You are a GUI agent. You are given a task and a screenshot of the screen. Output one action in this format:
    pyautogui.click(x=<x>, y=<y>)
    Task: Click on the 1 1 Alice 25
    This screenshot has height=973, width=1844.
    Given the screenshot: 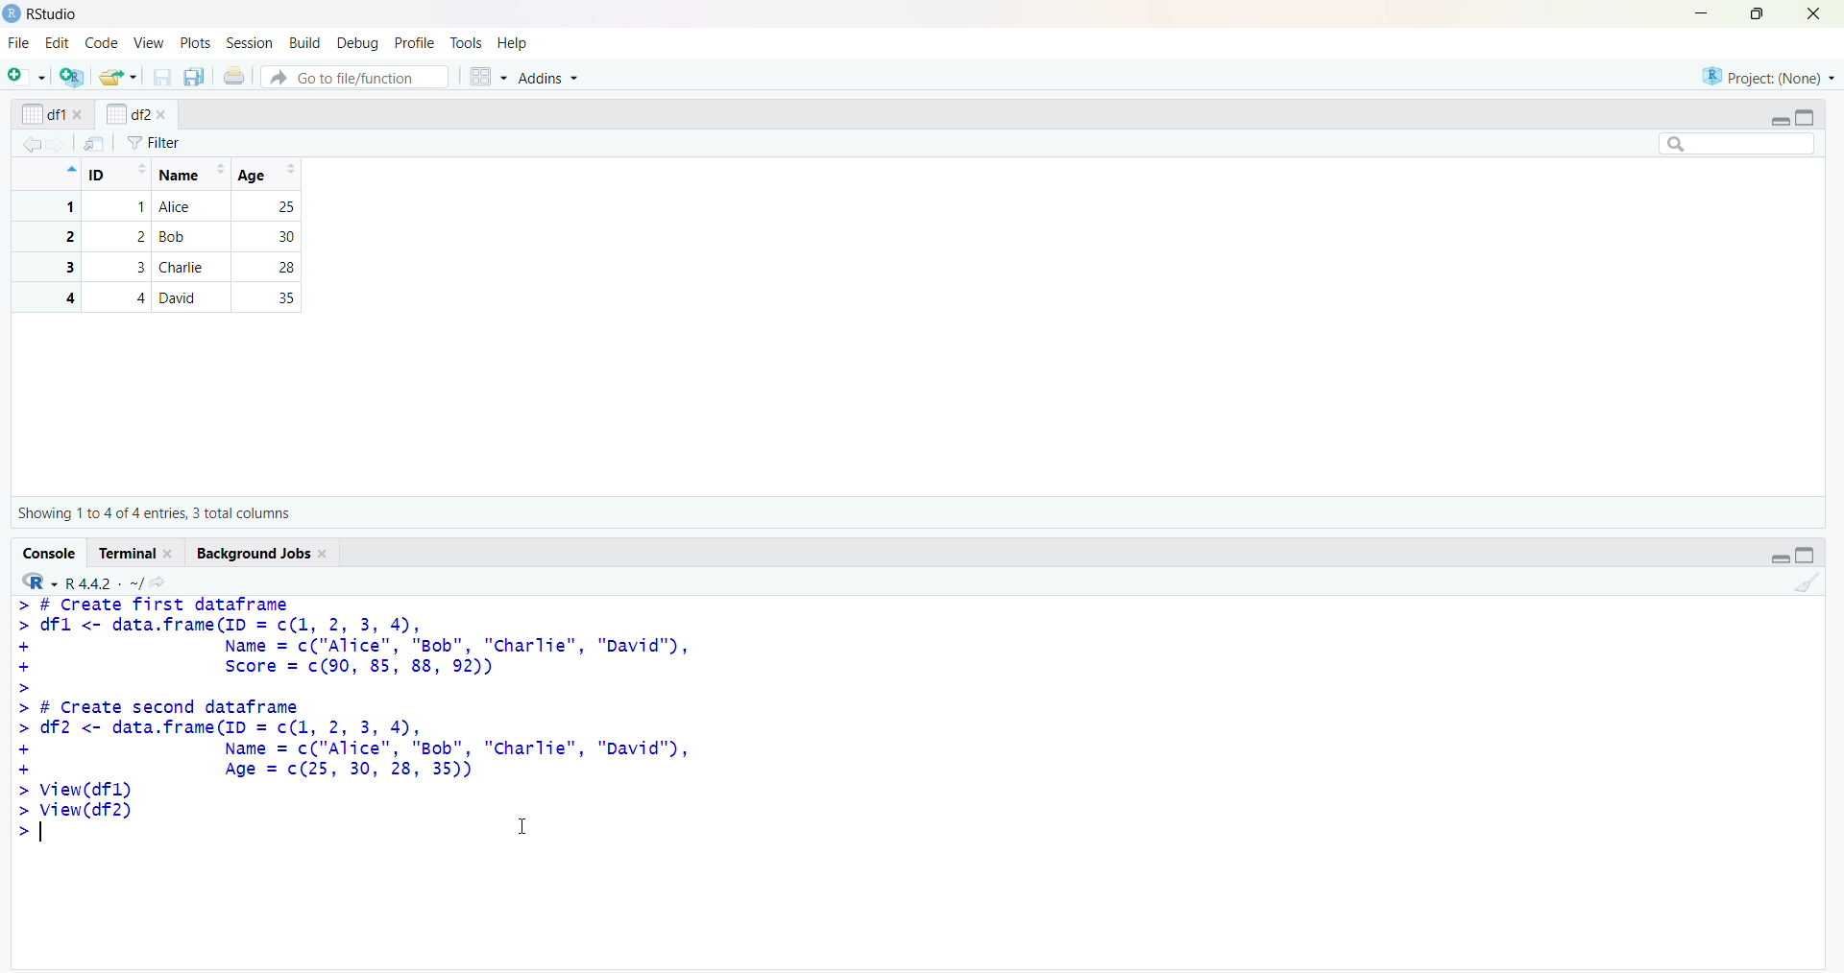 What is the action you would take?
    pyautogui.click(x=165, y=207)
    